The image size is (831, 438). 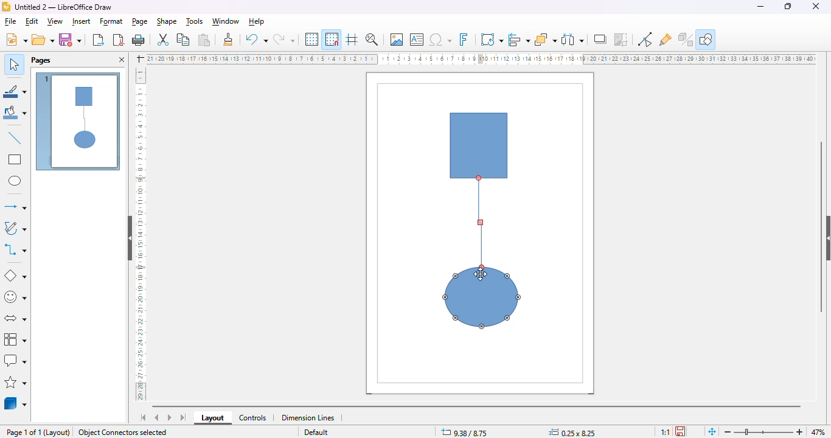 I want to click on insert image, so click(x=397, y=39).